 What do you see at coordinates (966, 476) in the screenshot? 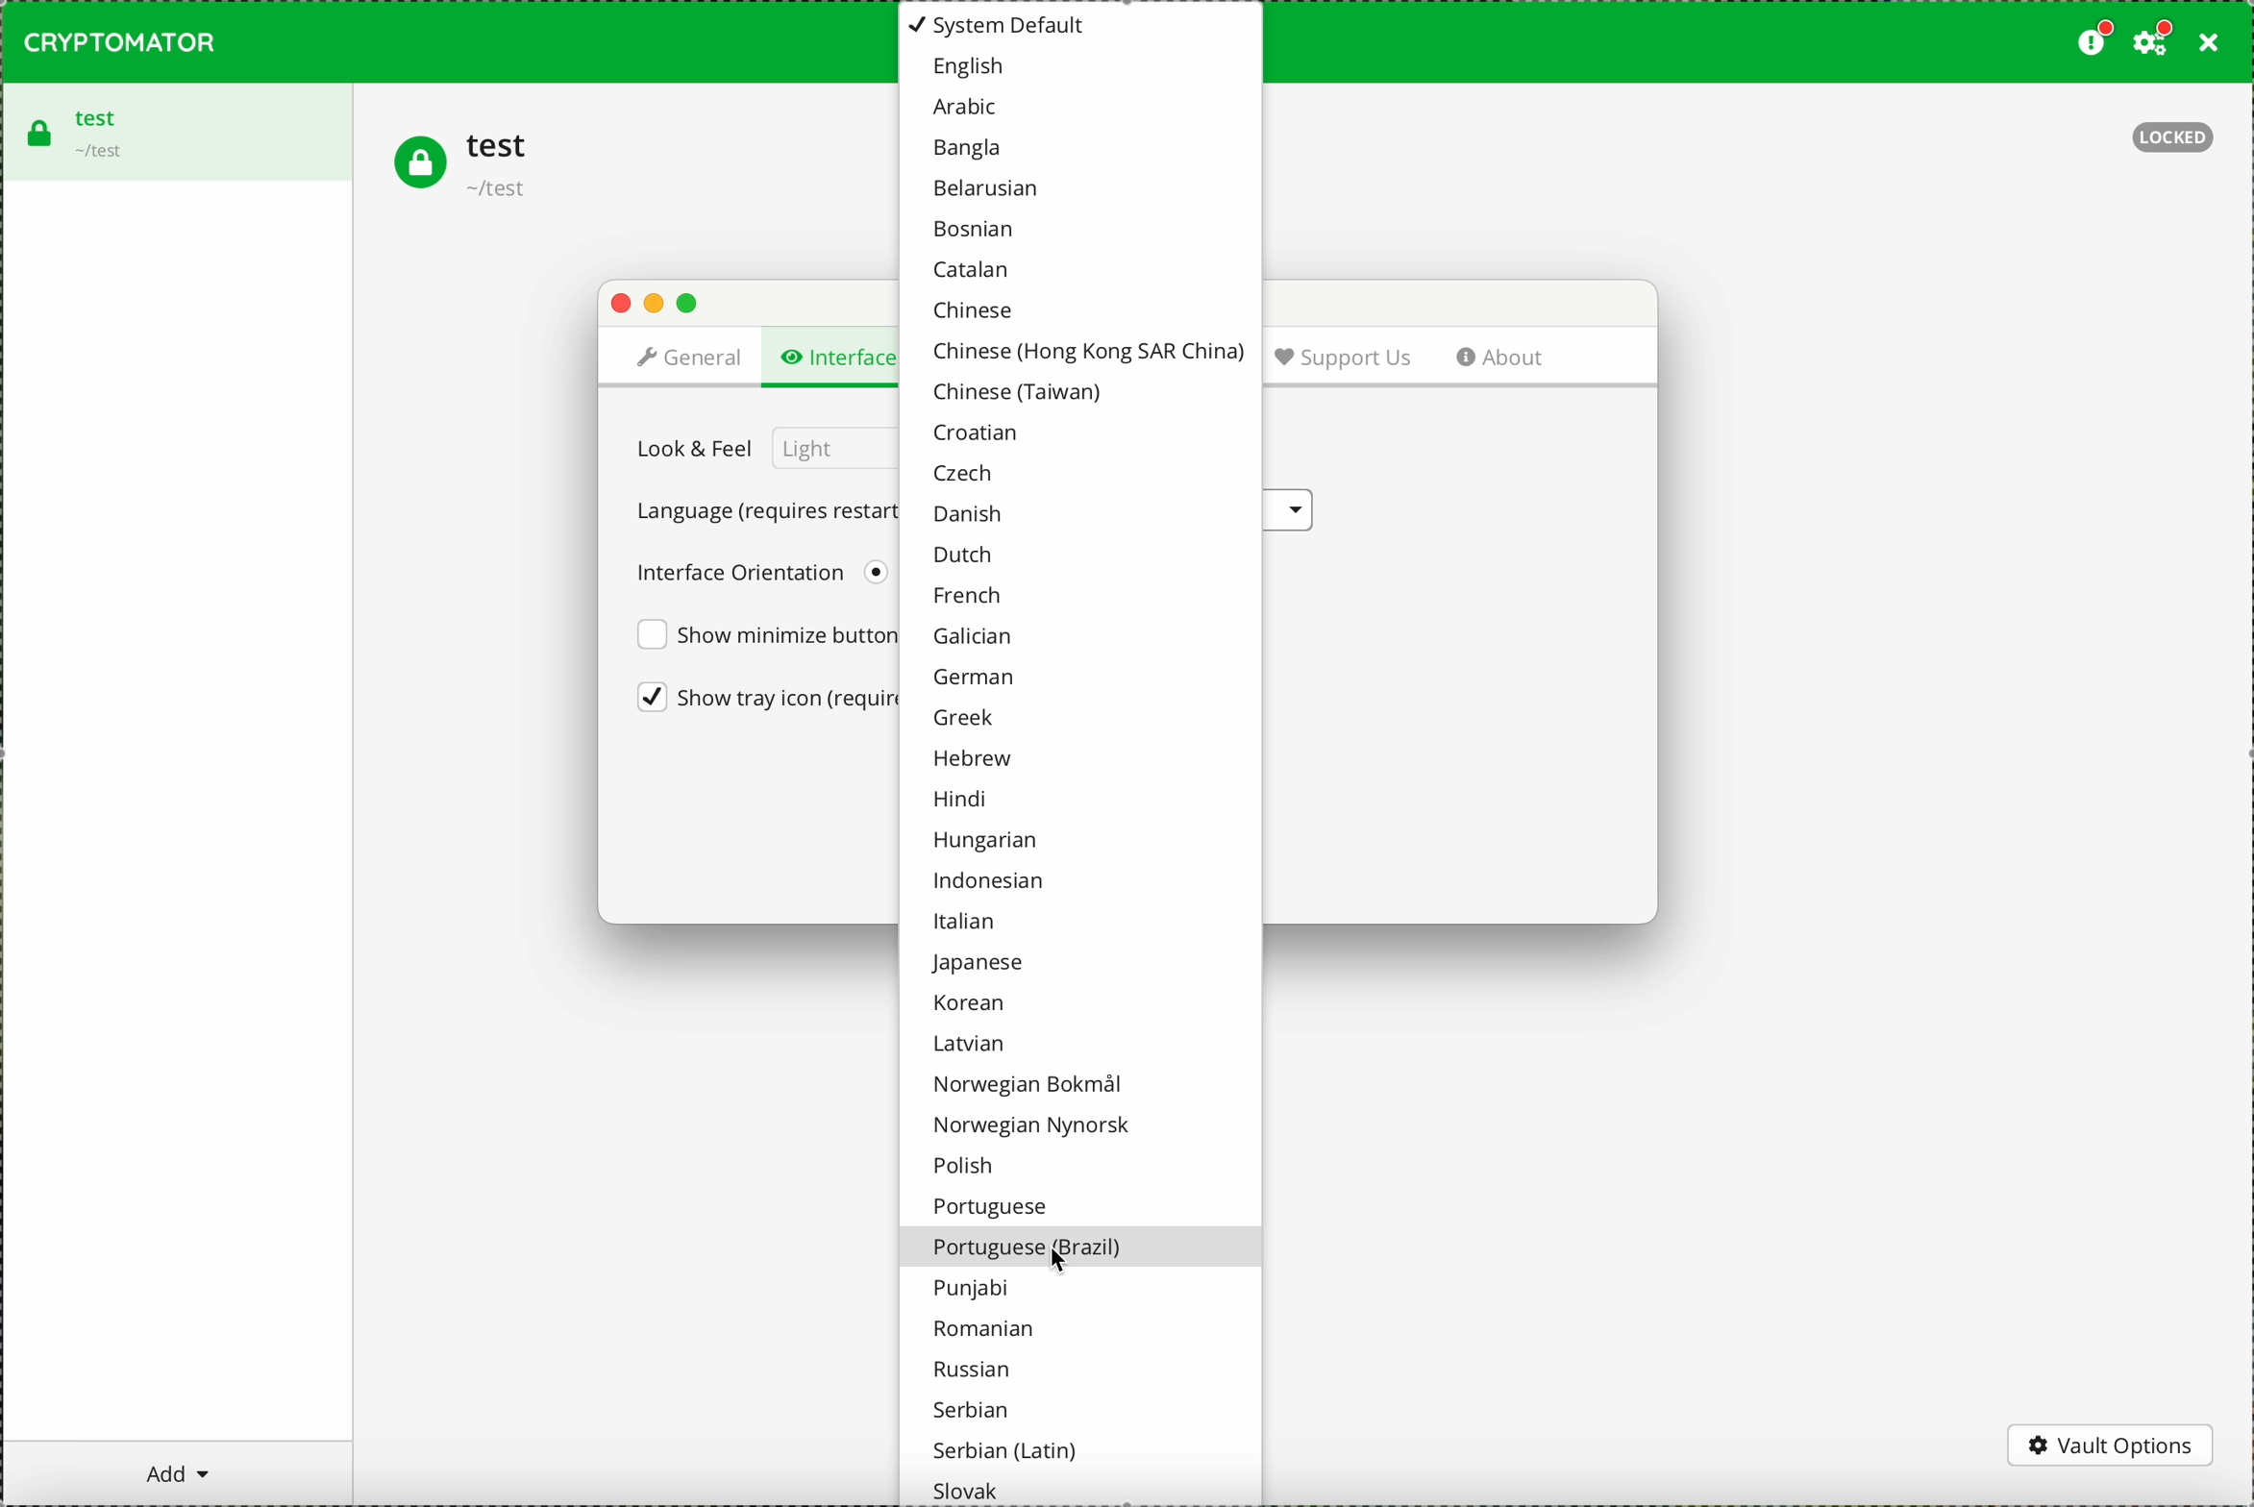
I see `czech` at bounding box center [966, 476].